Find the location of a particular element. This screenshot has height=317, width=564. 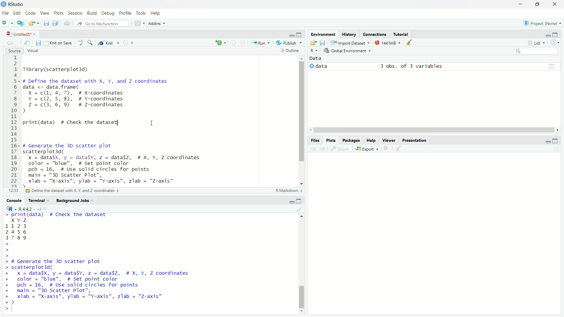

outline is located at coordinates (291, 50).